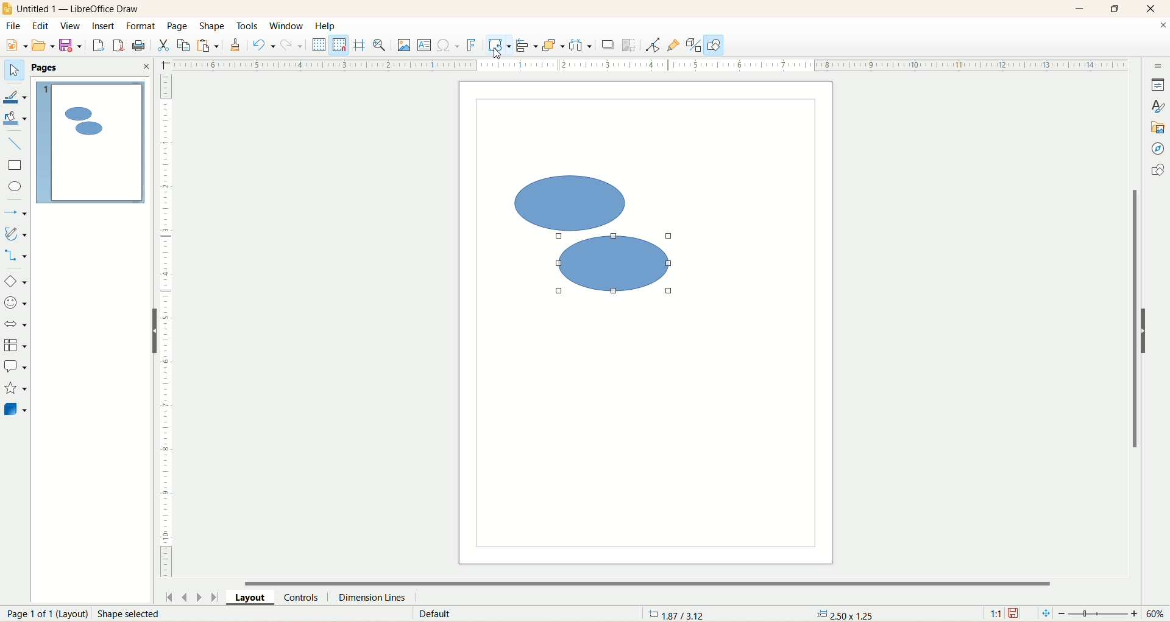 The width and height of the screenshot is (1170, 622). What do you see at coordinates (381, 596) in the screenshot?
I see `dimension lines` at bounding box center [381, 596].